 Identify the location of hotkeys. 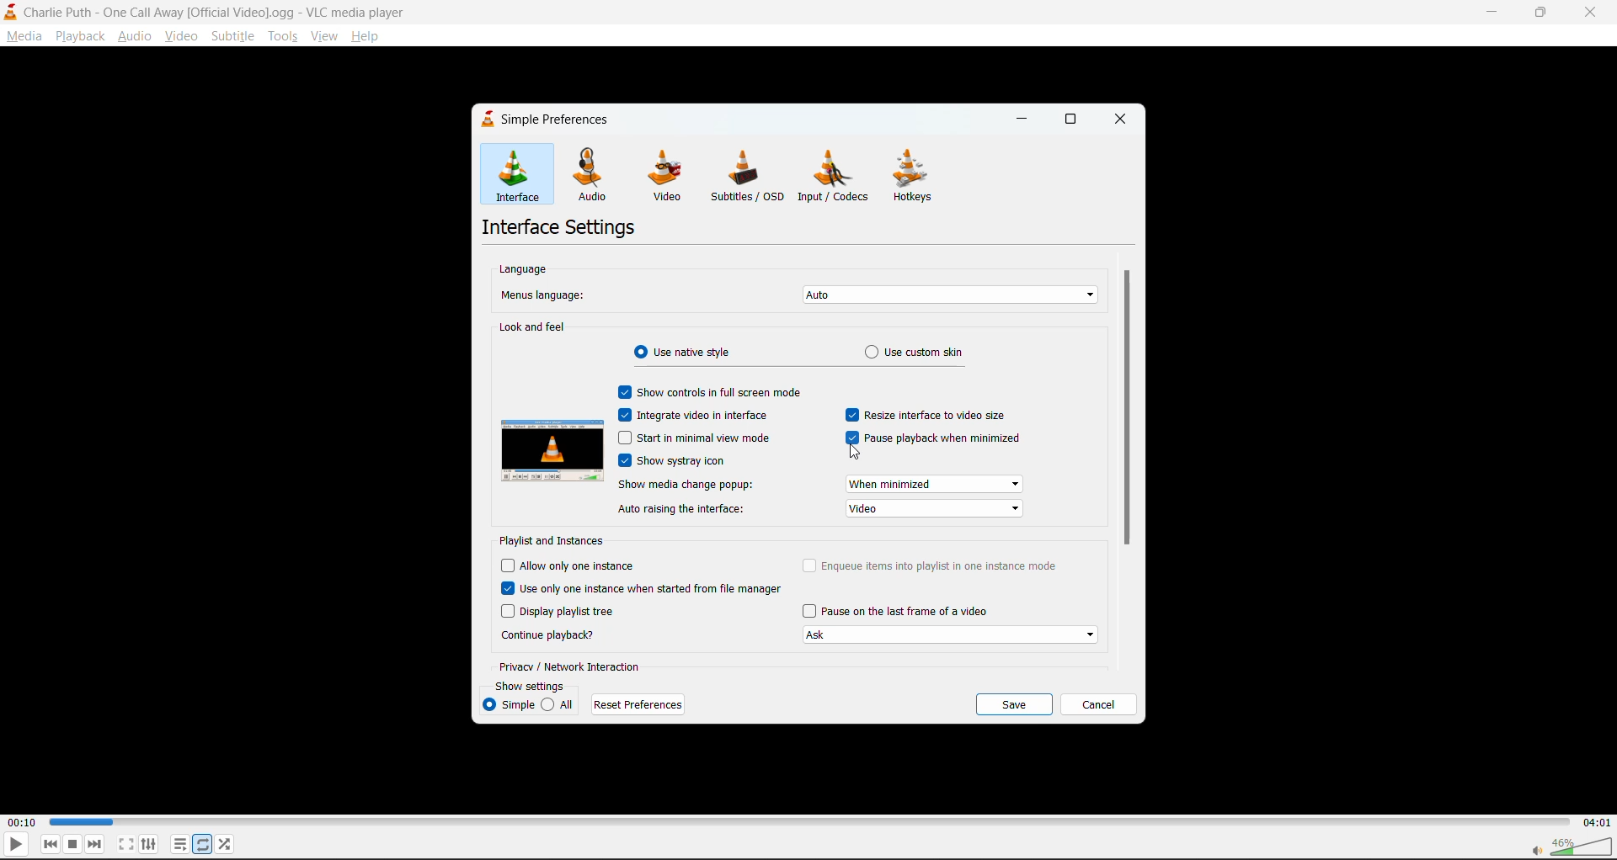
(921, 178).